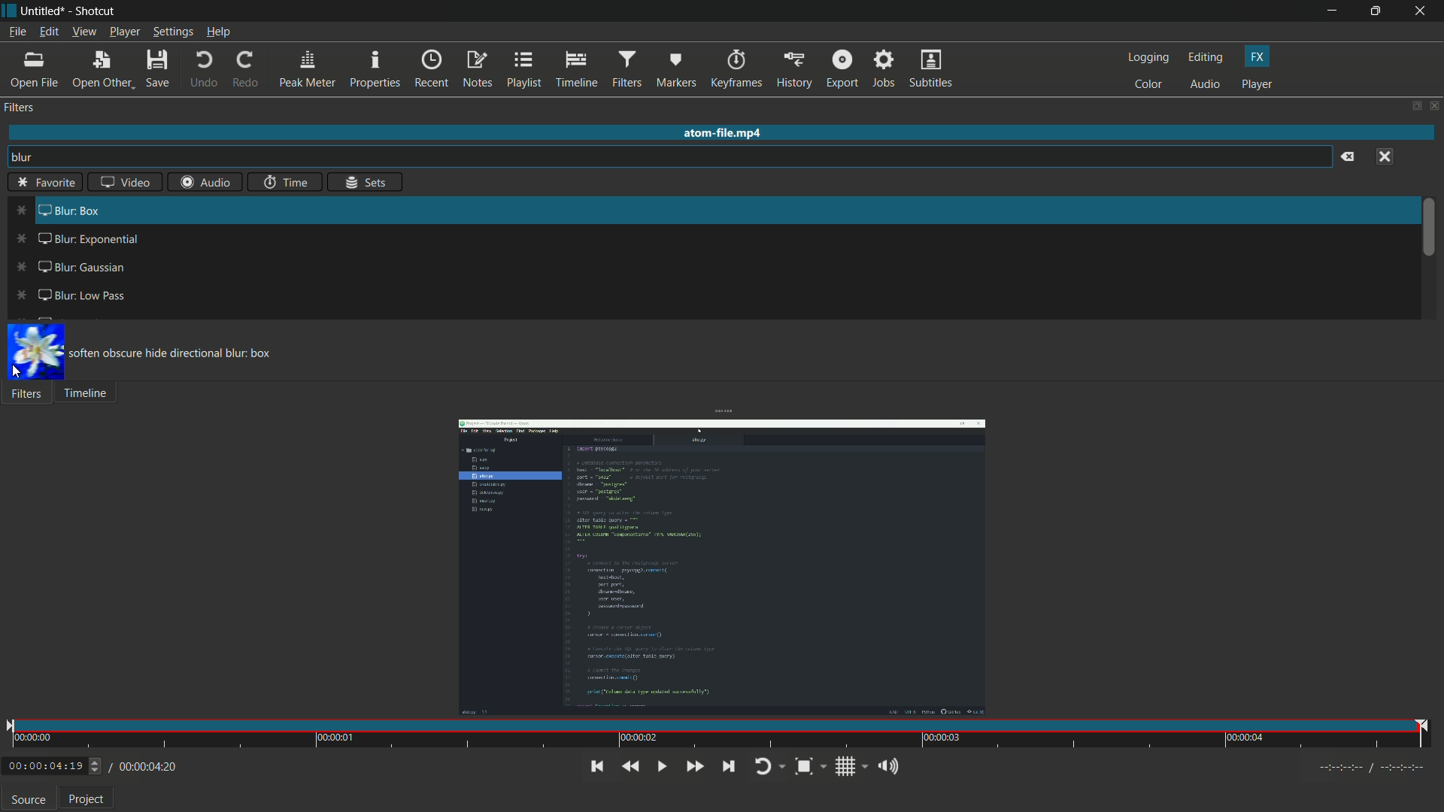  I want to click on blur exponential, so click(76, 240).